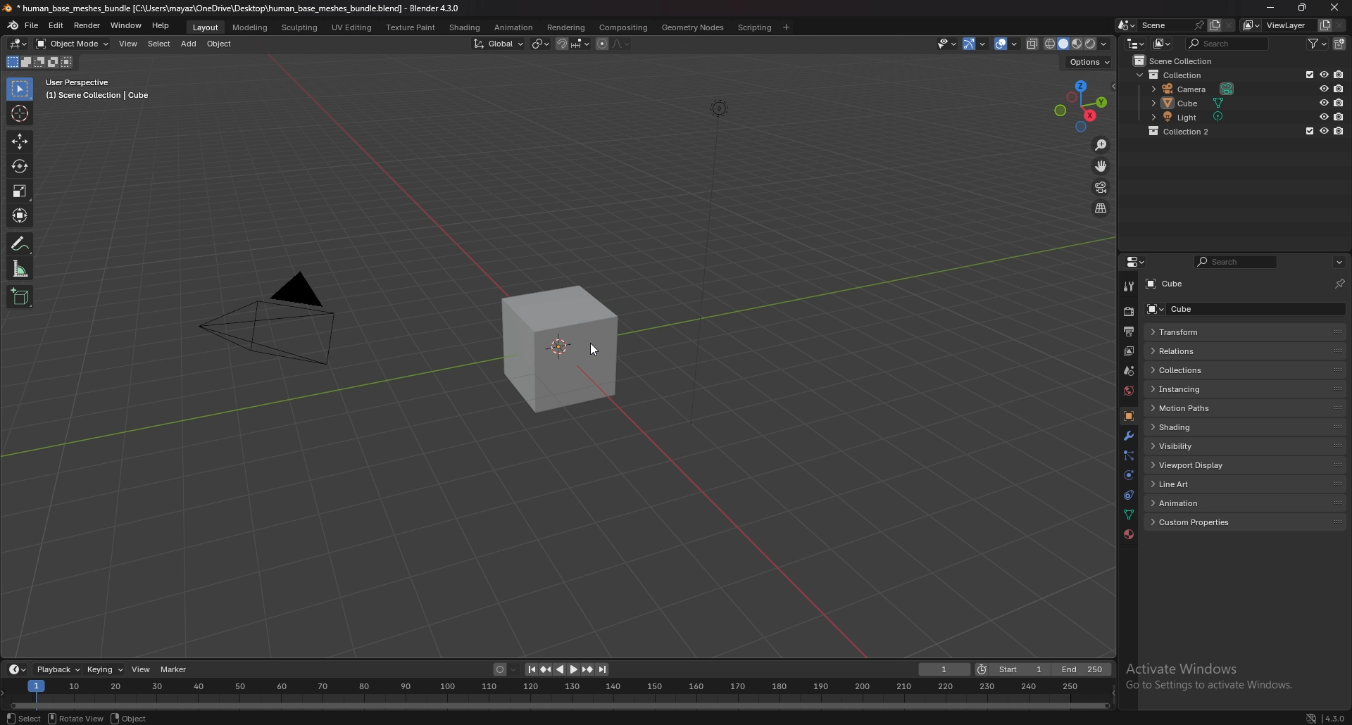 Image resolution: width=1352 pixels, height=725 pixels. Describe the element at coordinates (1082, 669) in the screenshot. I see `end` at that location.